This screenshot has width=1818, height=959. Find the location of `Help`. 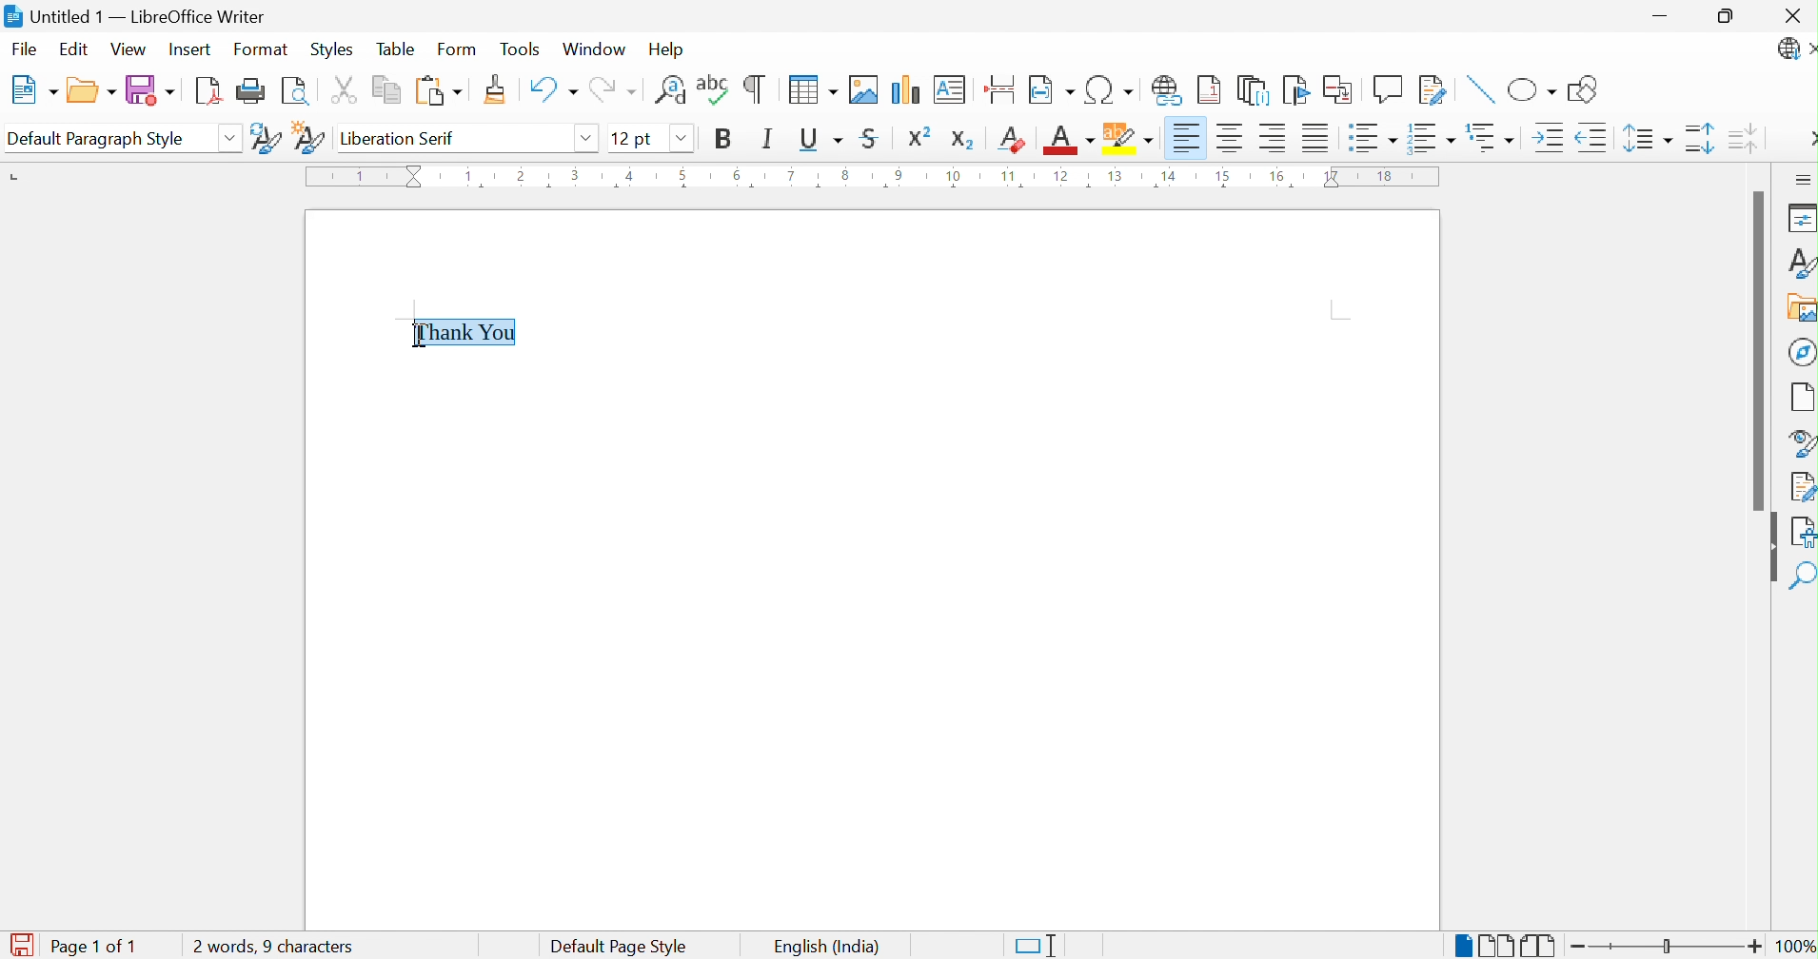

Help is located at coordinates (665, 50).